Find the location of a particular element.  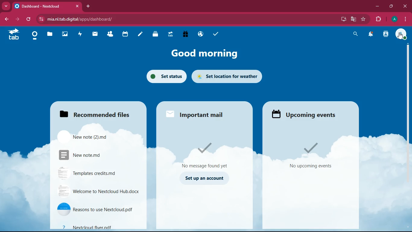

files is located at coordinates (50, 35).